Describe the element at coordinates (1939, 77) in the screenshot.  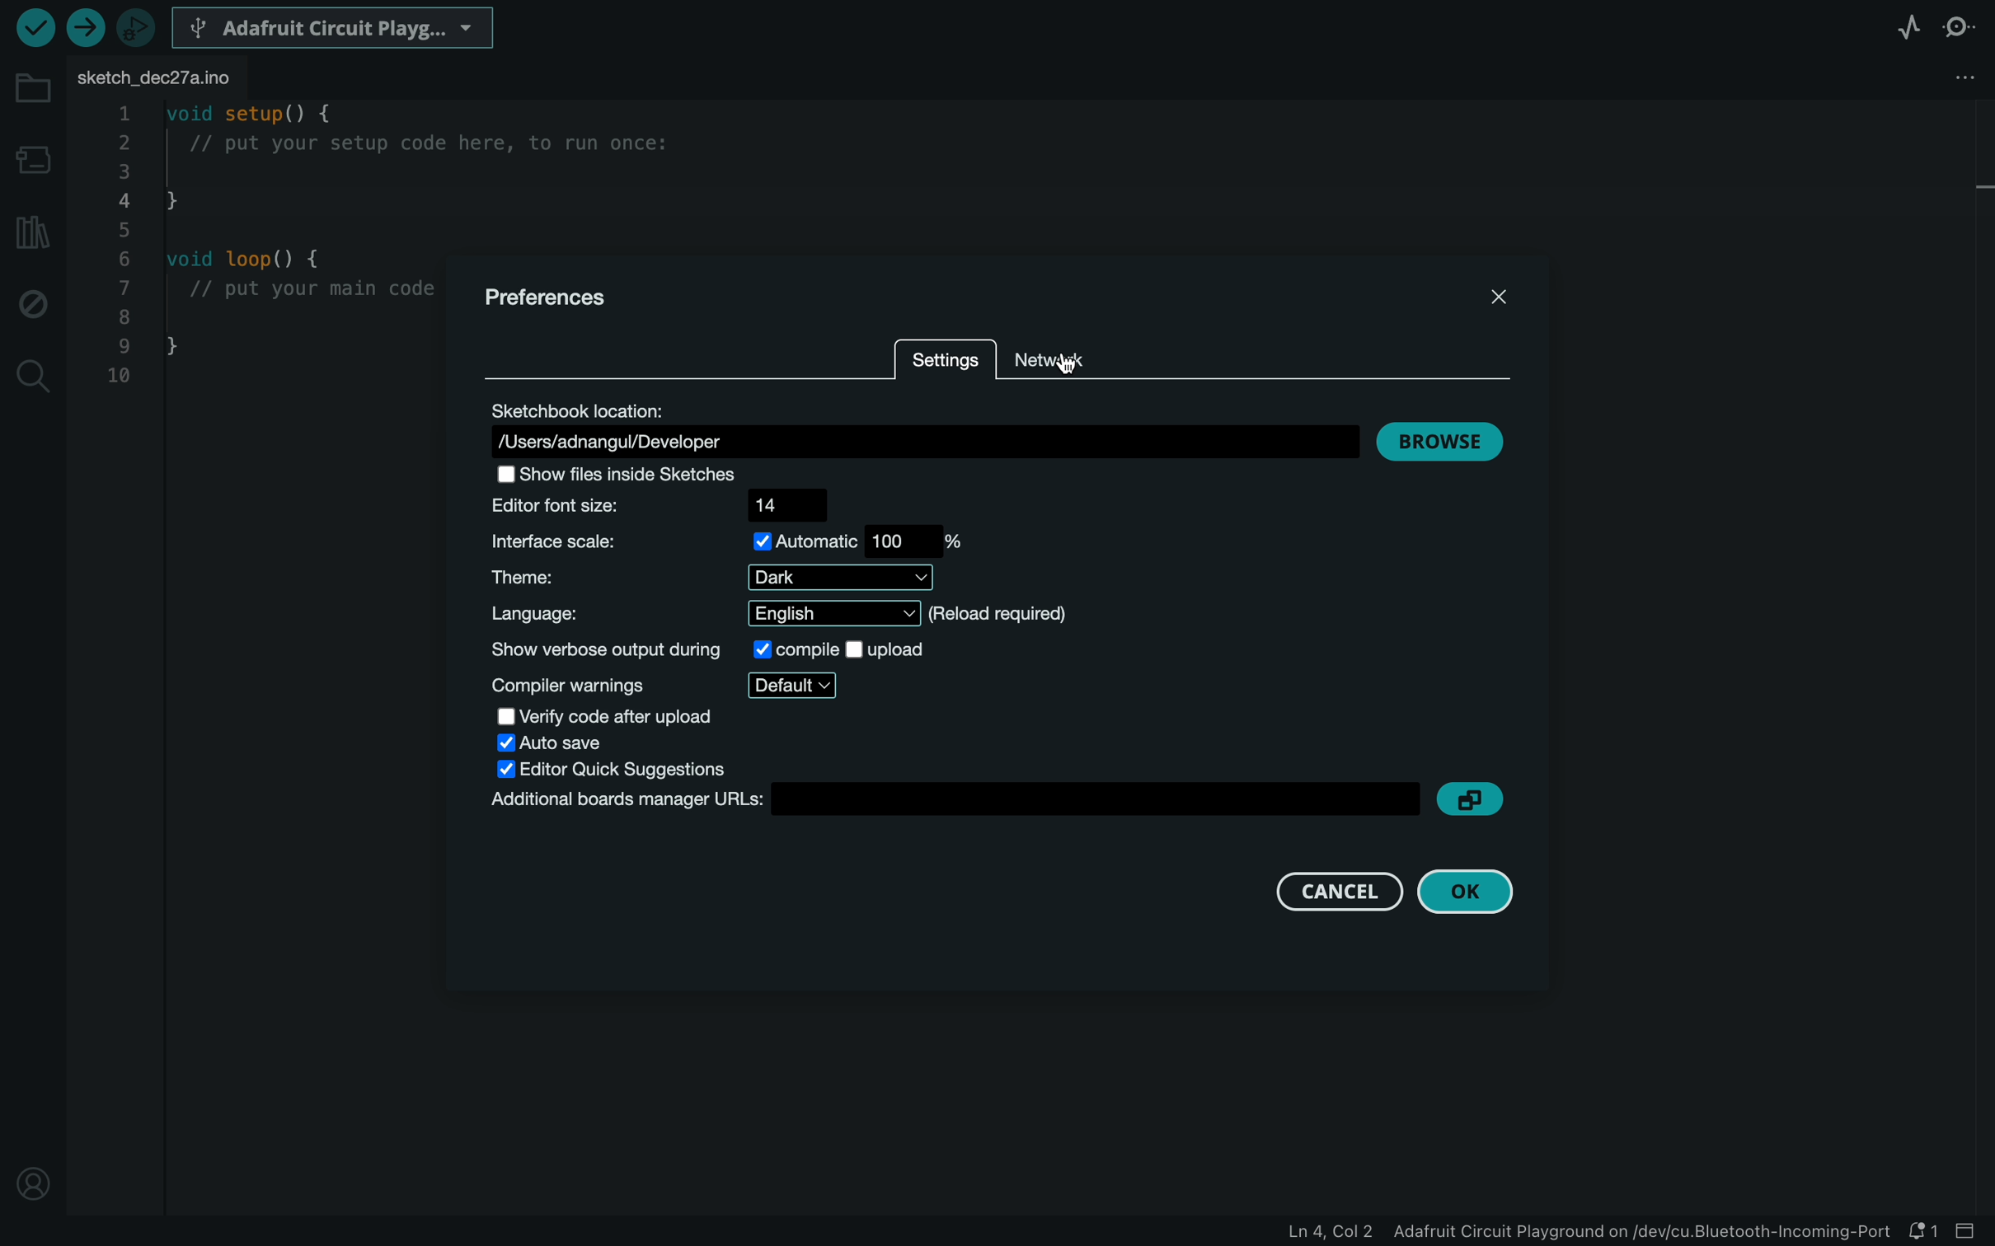
I see `file setting` at that location.